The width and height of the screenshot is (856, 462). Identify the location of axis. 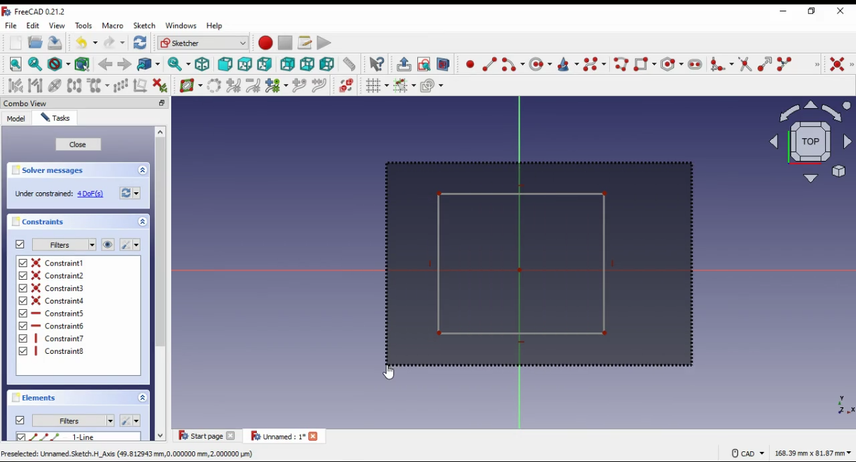
(838, 403).